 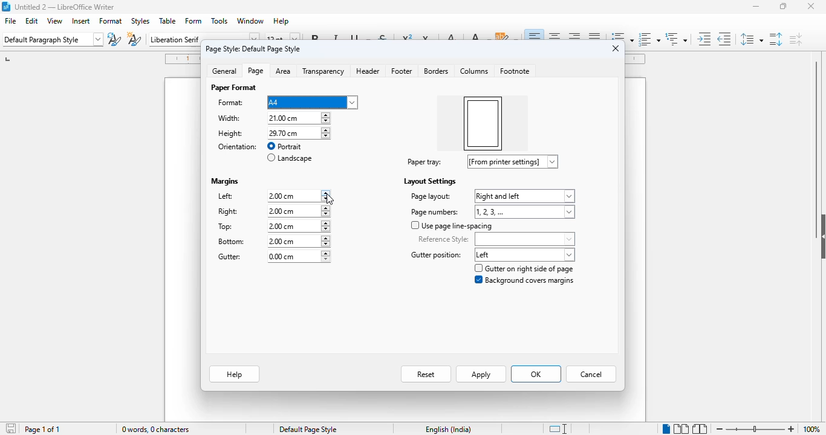 I want to click on increment or decrement width, so click(x=325, y=118).